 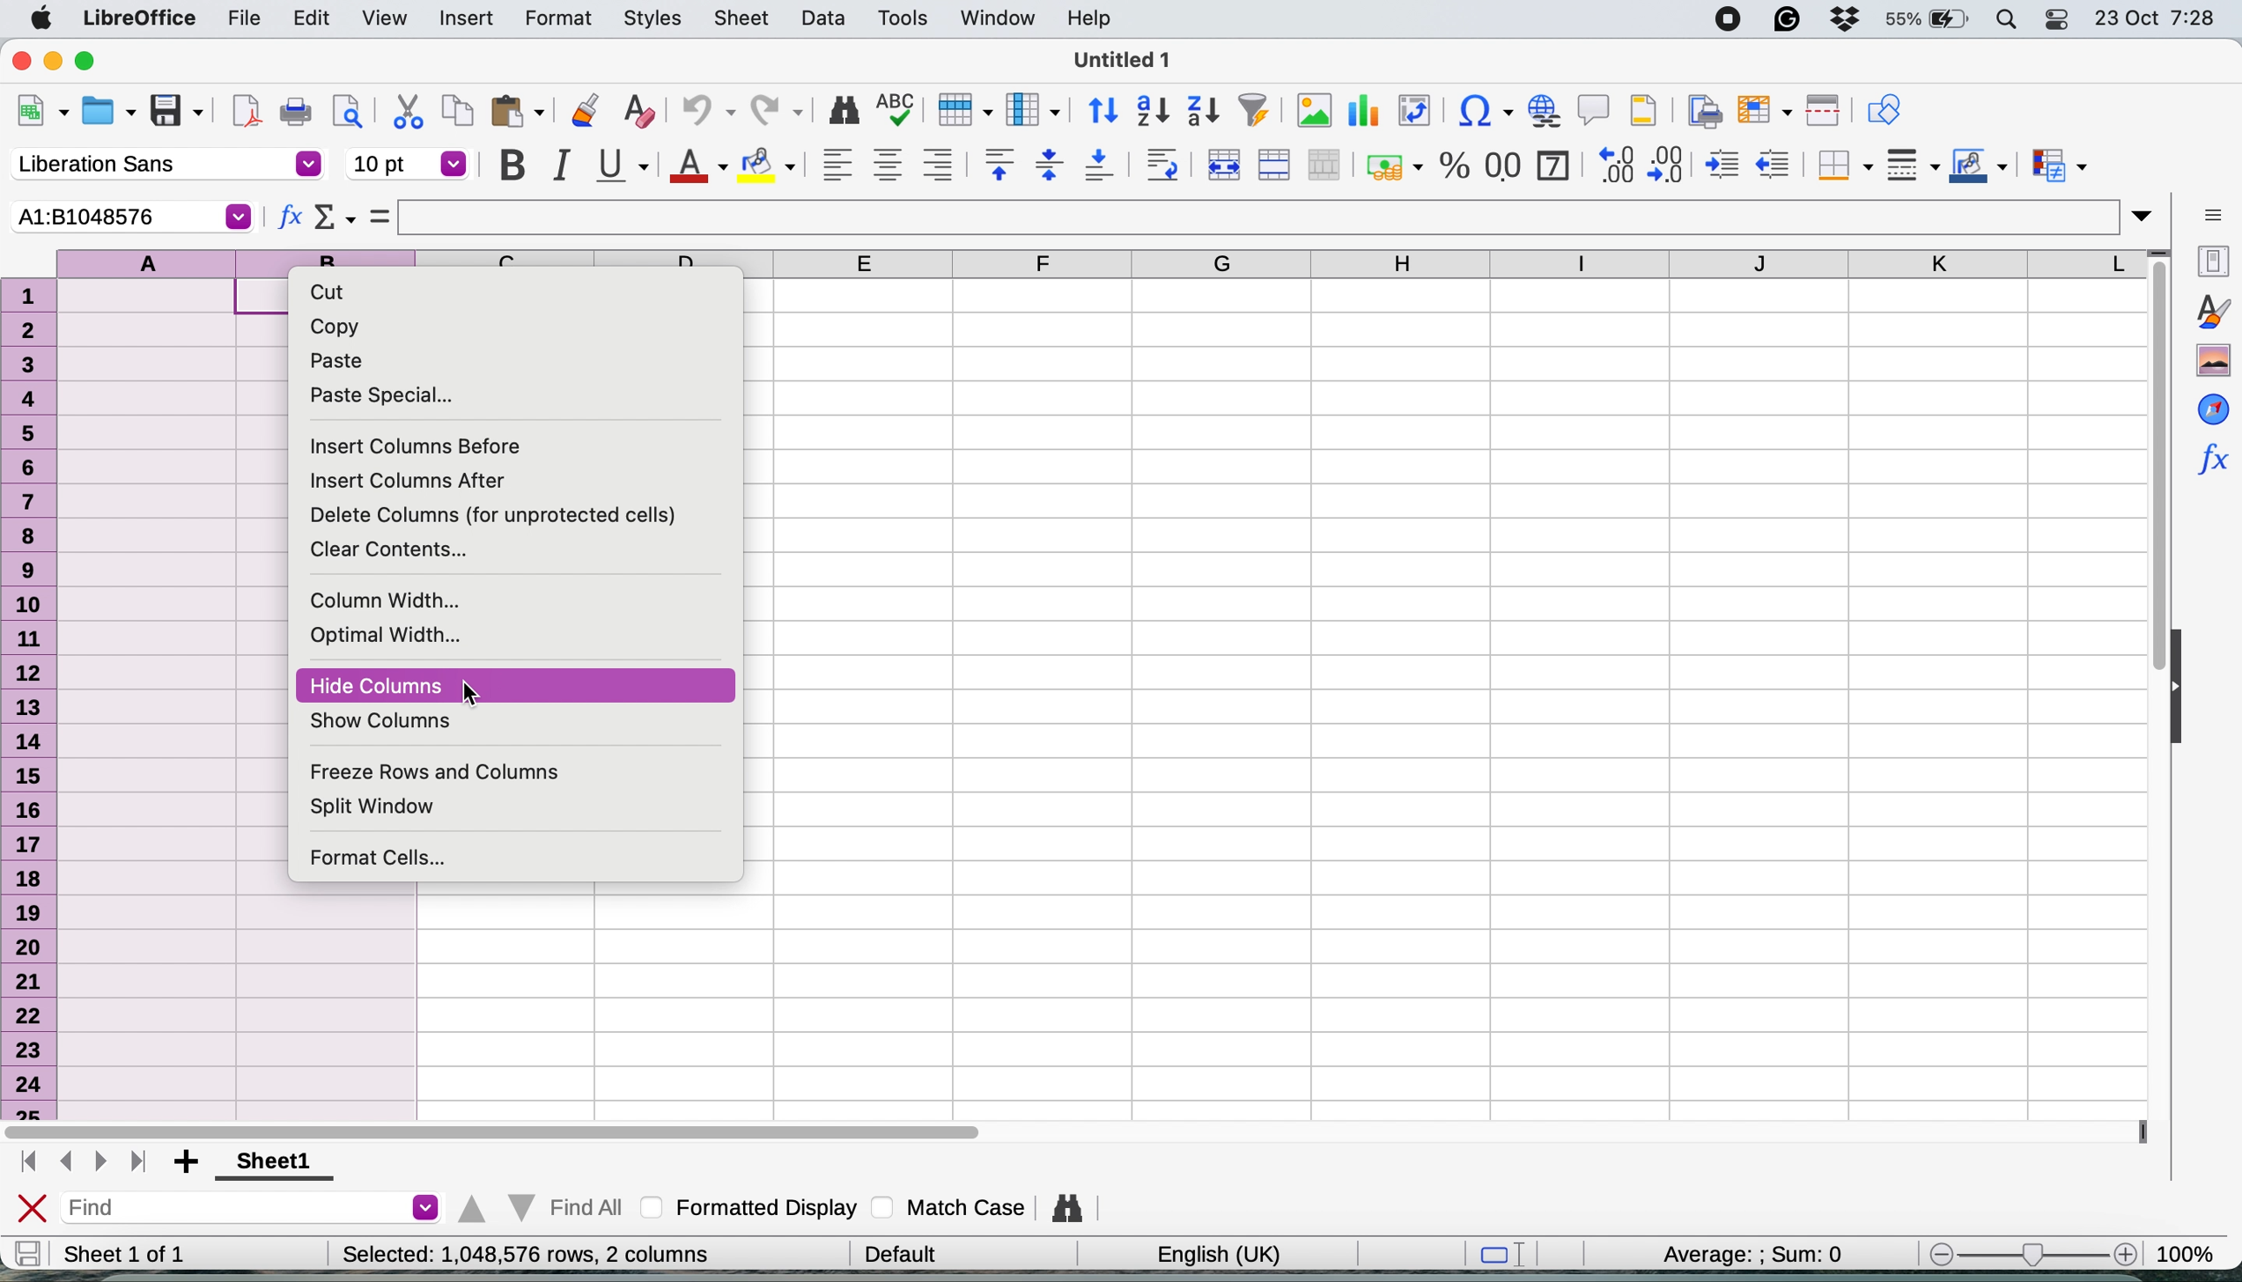 I want to click on align top, so click(x=994, y=166).